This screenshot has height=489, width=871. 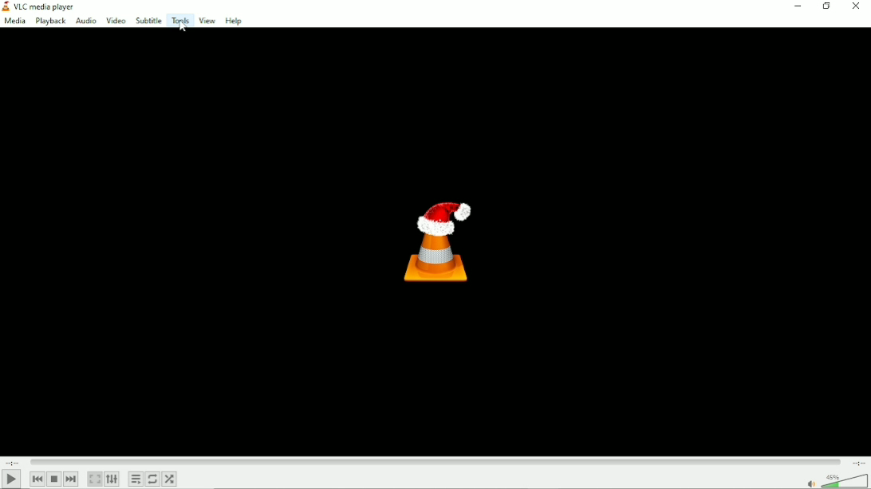 What do you see at coordinates (207, 21) in the screenshot?
I see `View` at bounding box center [207, 21].